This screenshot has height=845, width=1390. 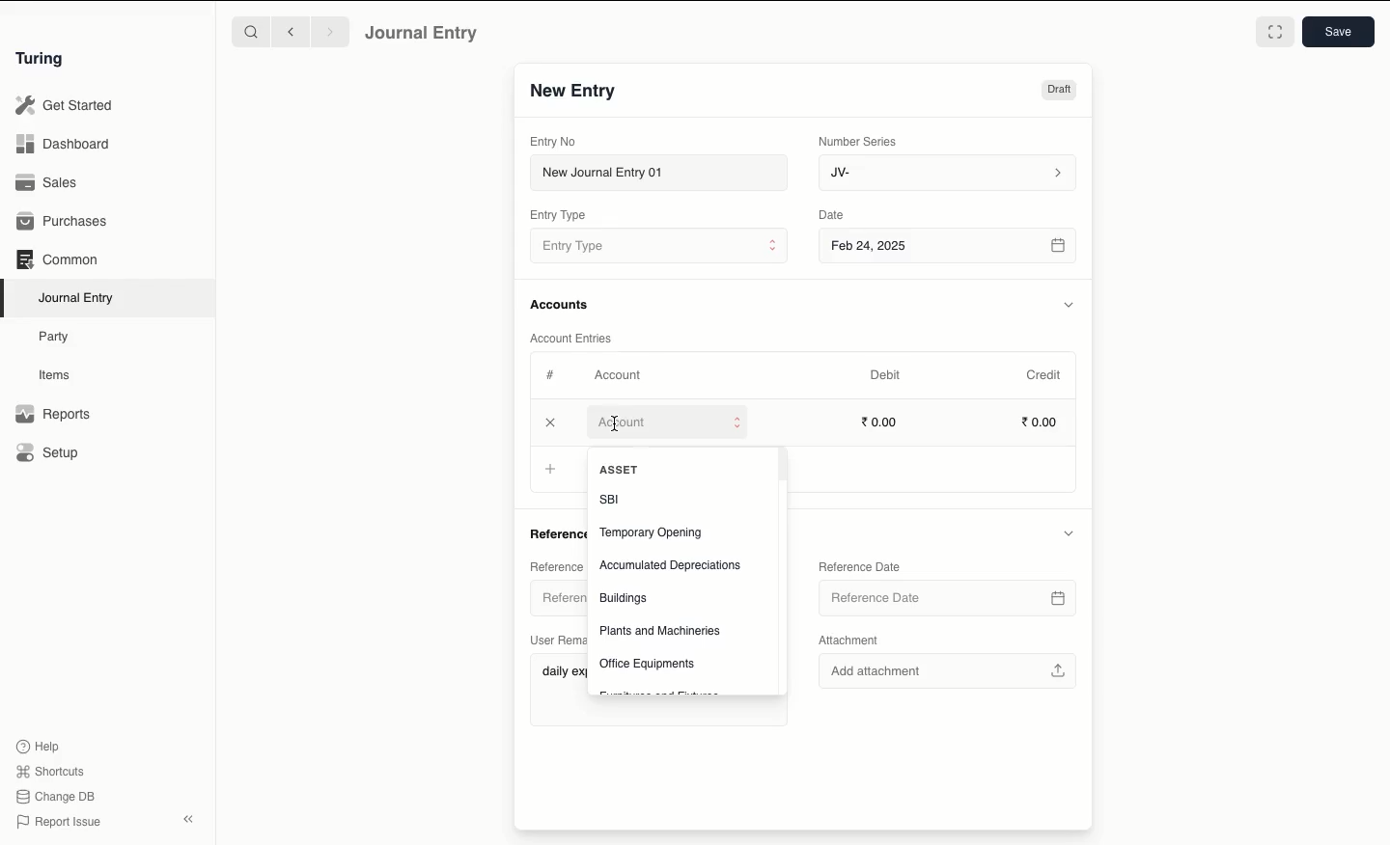 What do you see at coordinates (623, 598) in the screenshot?
I see `Buildings` at bounding box center [623, 598].